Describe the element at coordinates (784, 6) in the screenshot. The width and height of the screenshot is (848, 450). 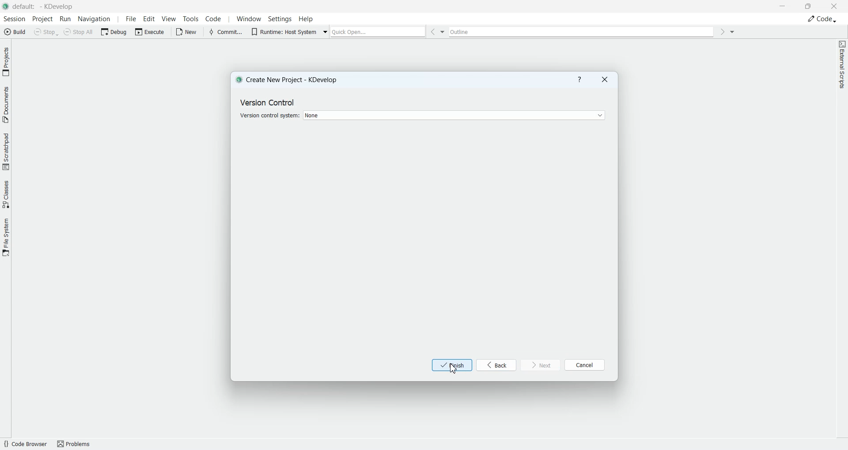
I see `Minimize` at that location.